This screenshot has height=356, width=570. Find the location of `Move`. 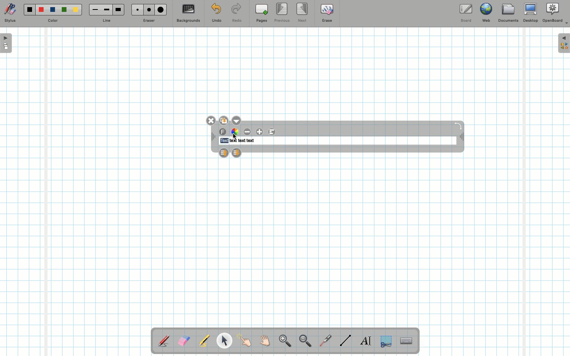

Move is located at coordinates (461, 138).